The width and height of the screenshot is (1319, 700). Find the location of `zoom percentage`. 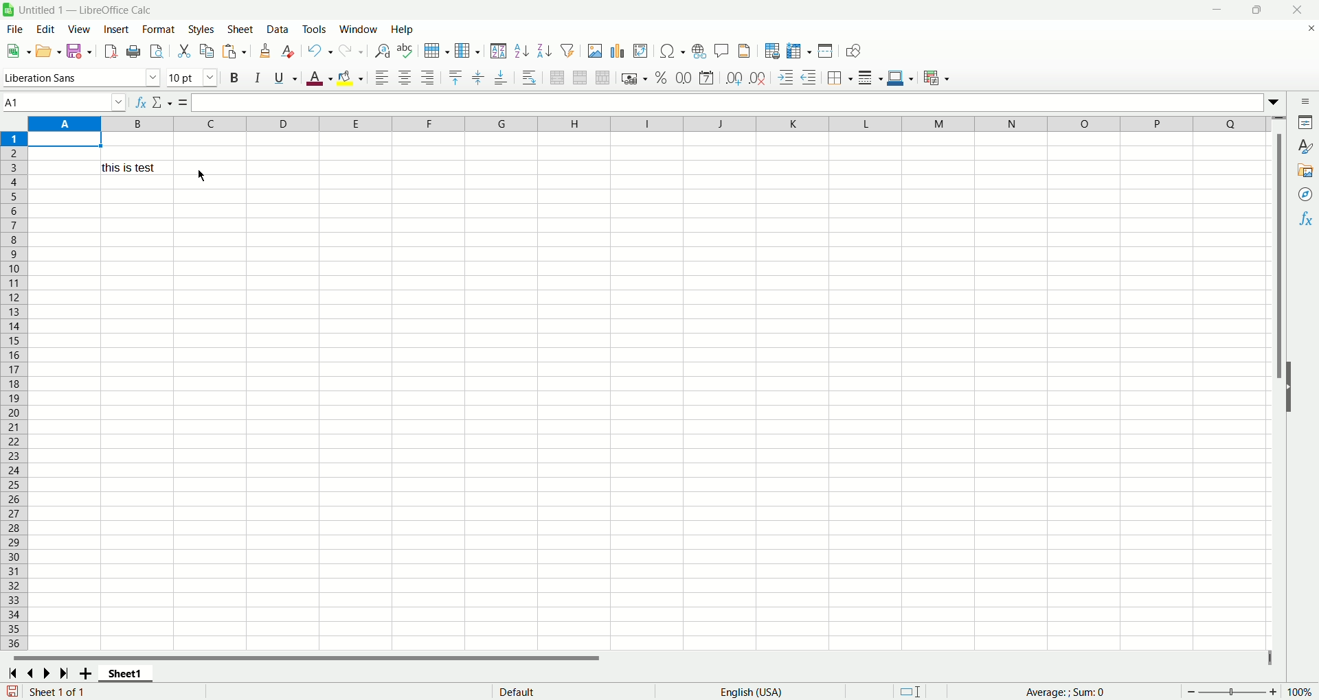

zoom percentage is located at coordinates (1301, 691).